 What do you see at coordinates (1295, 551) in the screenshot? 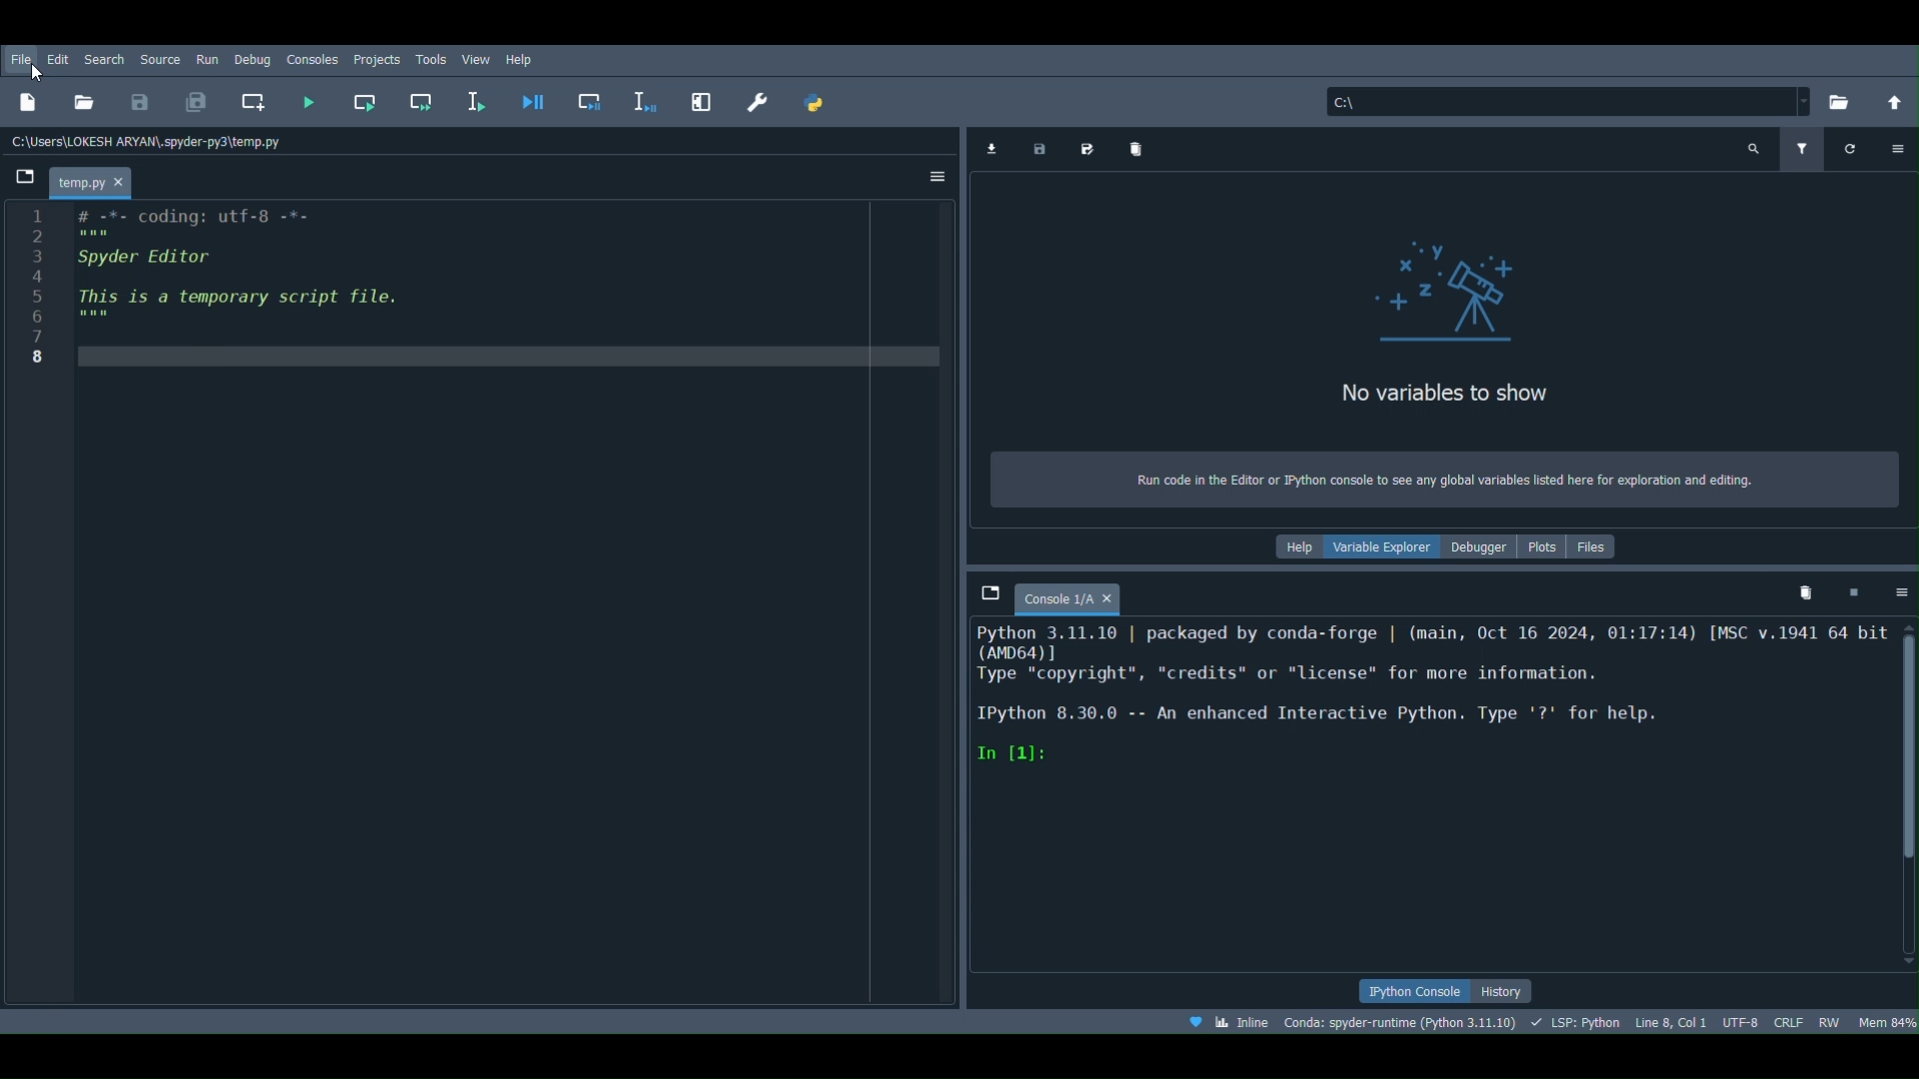
I see `Help` at bounding box center [1295, 551].